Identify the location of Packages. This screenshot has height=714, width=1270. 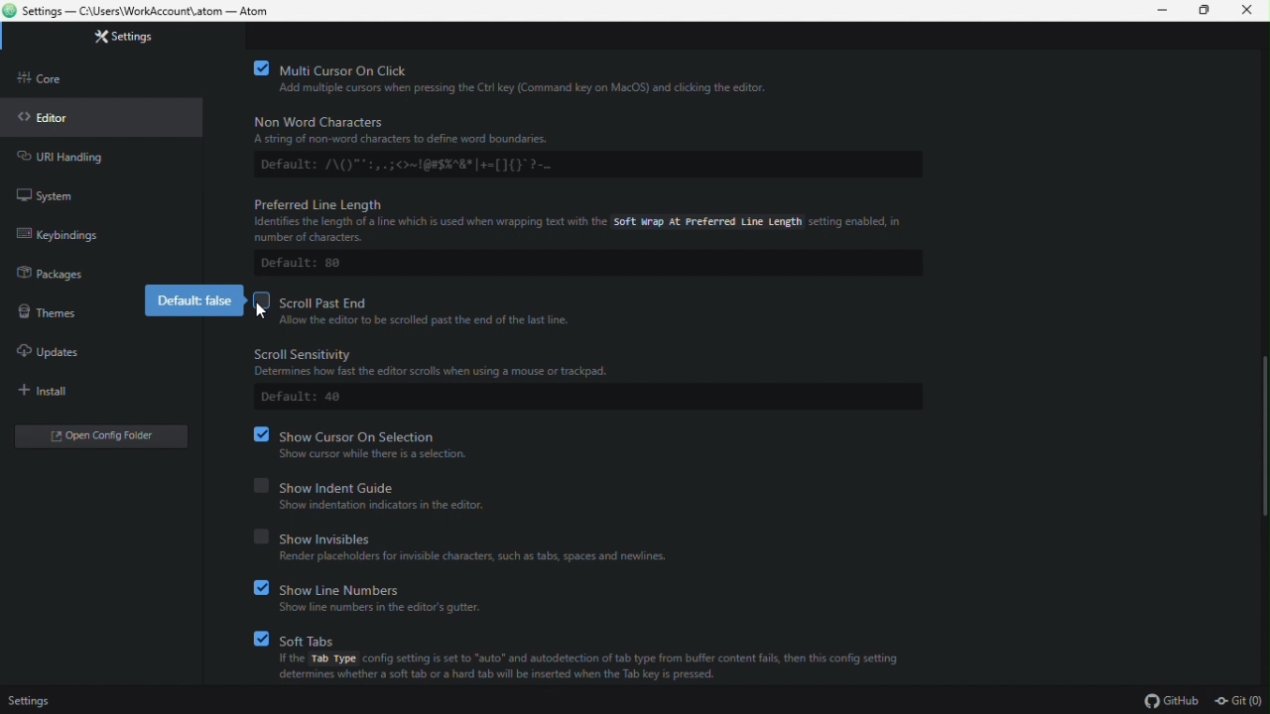
(59, 277).